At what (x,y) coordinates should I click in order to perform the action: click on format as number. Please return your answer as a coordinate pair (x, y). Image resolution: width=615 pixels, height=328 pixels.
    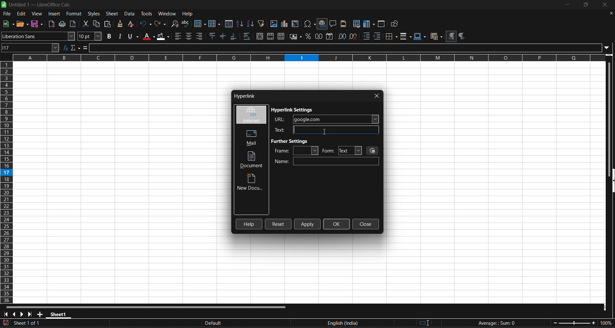
    Looking at the image, I should click on (318, 37).